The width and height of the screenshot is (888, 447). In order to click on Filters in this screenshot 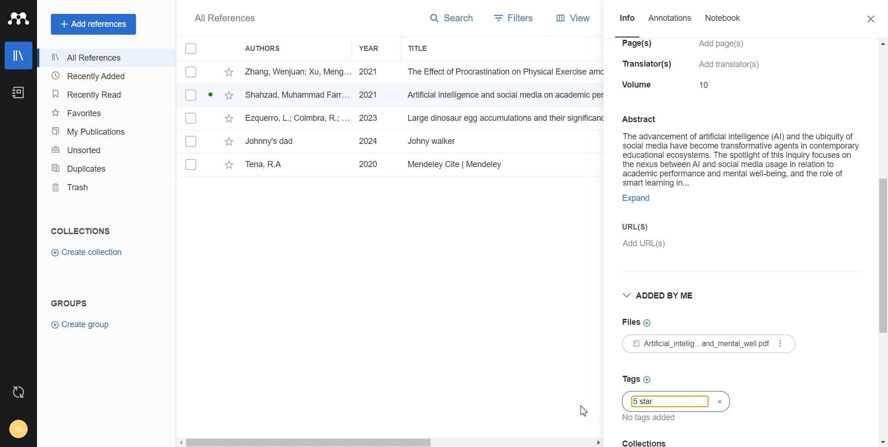, I will do `click(511, 19)`.